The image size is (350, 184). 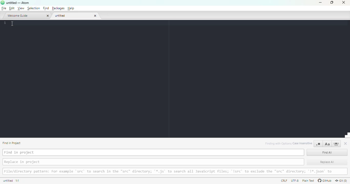 I want to click on file uses CRLF line endings, so click(x=283, y=181).